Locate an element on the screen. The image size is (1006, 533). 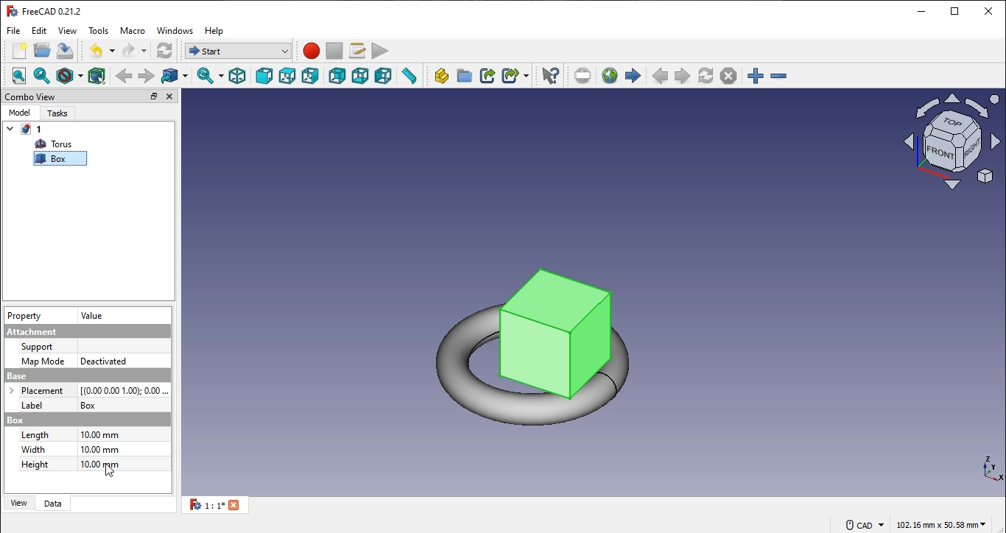
 FreeCAD 0.21.2 is located at coordinates (45, 10).